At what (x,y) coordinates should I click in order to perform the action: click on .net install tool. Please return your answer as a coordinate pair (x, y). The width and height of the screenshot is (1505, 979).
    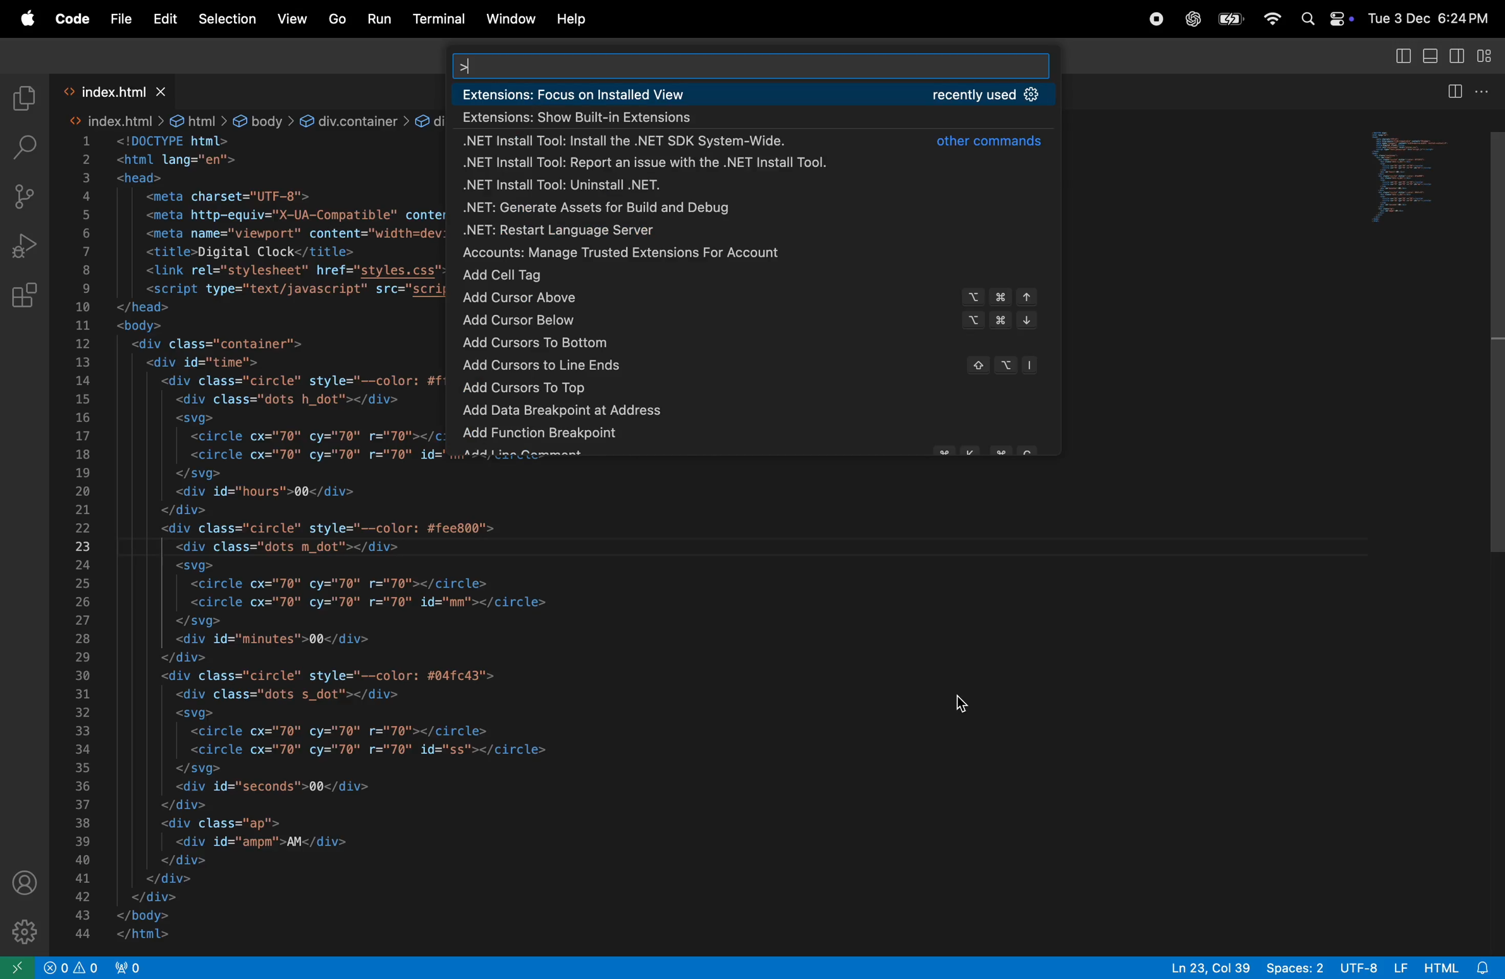
    Looking at the image, I should click on (756, 185).